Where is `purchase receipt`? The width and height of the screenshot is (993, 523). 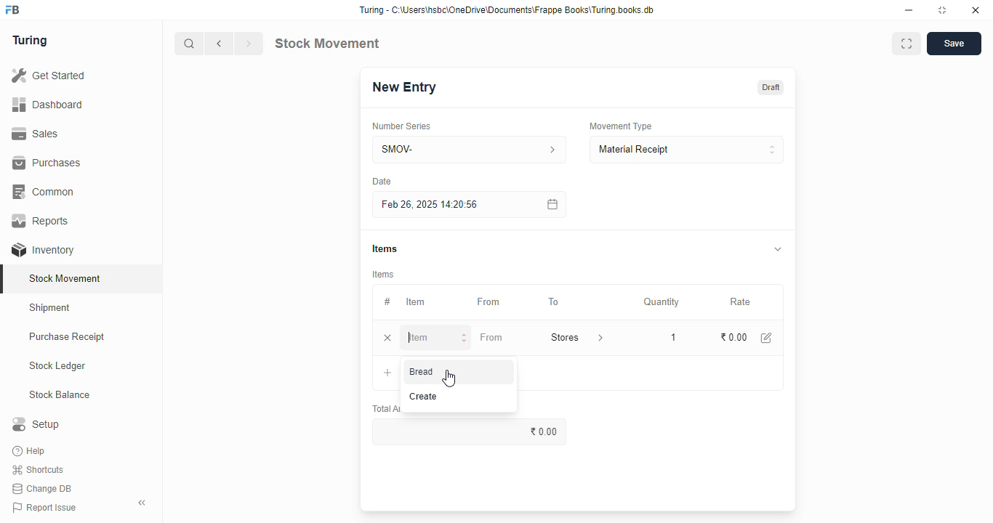 purchase receipt is located at coordinates (67, 336).